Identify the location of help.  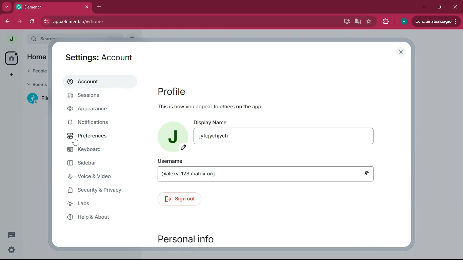
(100, 218).